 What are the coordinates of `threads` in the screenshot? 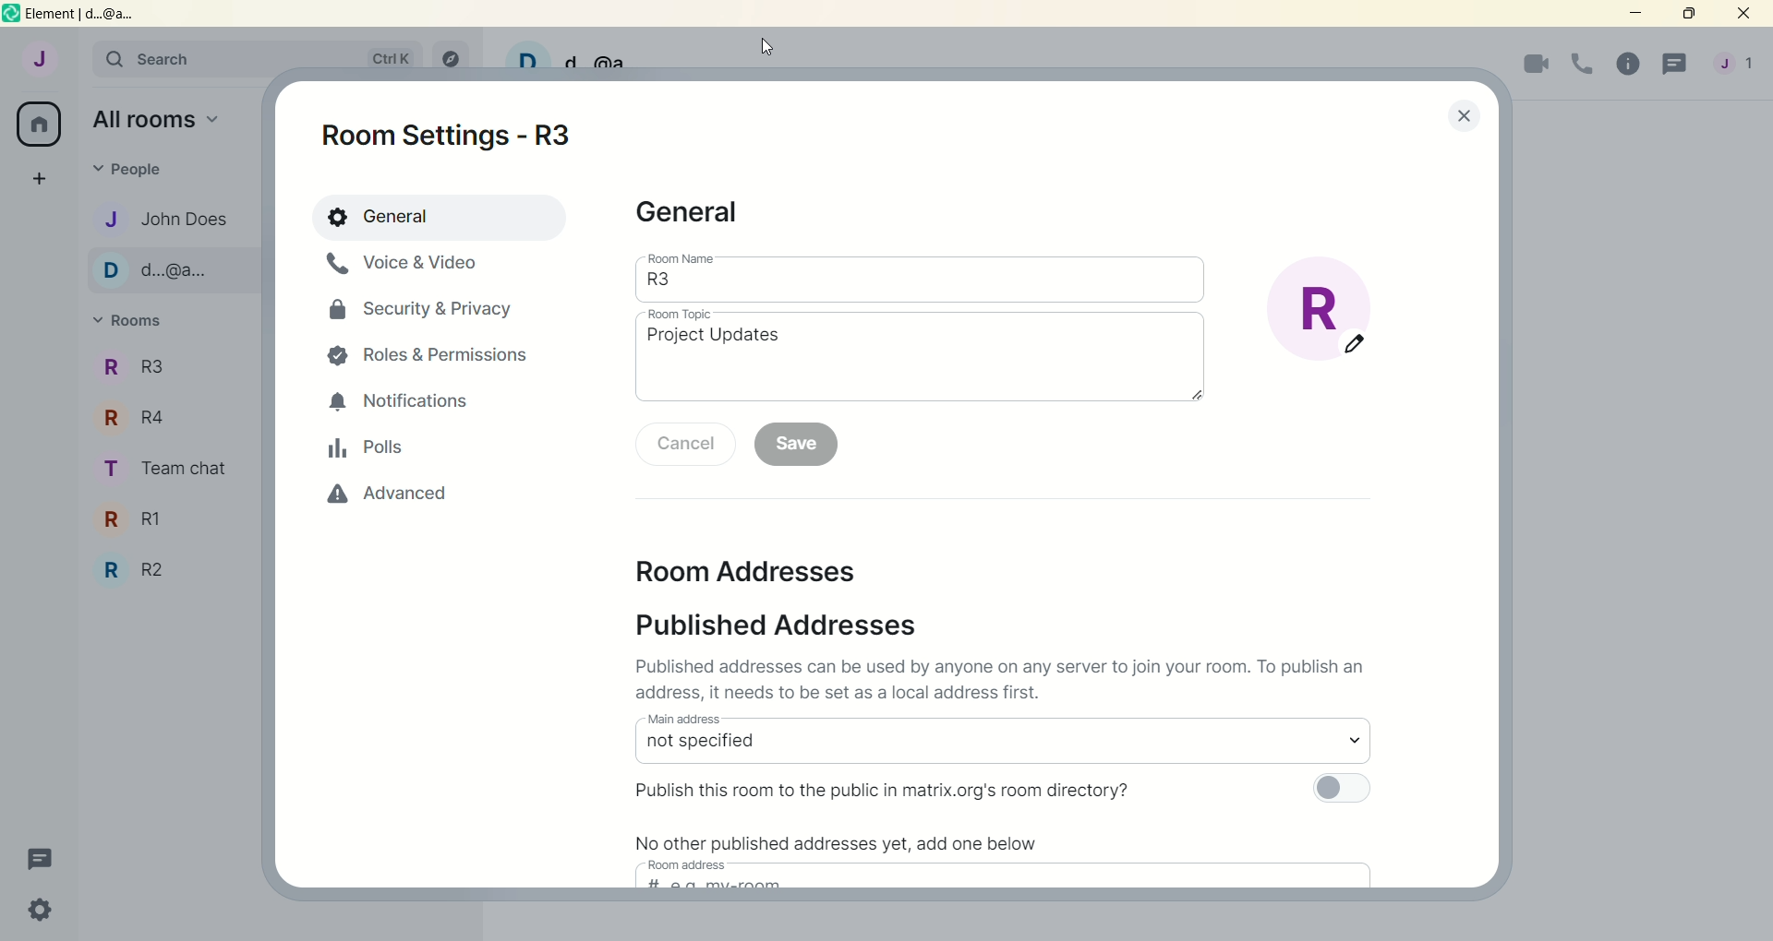 It's located at (1676, 66).